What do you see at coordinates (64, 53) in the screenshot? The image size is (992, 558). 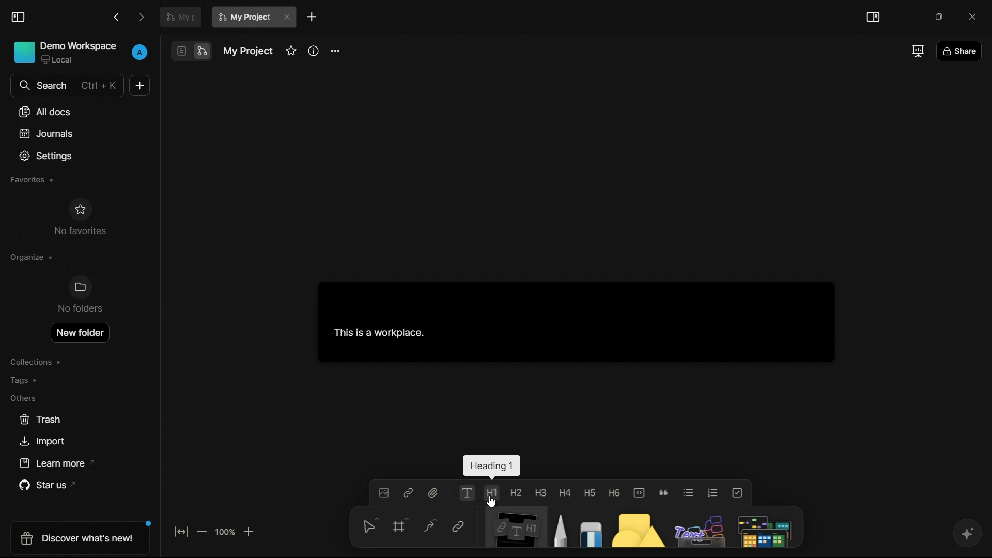 I see `demo workspace` at bounding box center [64, 53].